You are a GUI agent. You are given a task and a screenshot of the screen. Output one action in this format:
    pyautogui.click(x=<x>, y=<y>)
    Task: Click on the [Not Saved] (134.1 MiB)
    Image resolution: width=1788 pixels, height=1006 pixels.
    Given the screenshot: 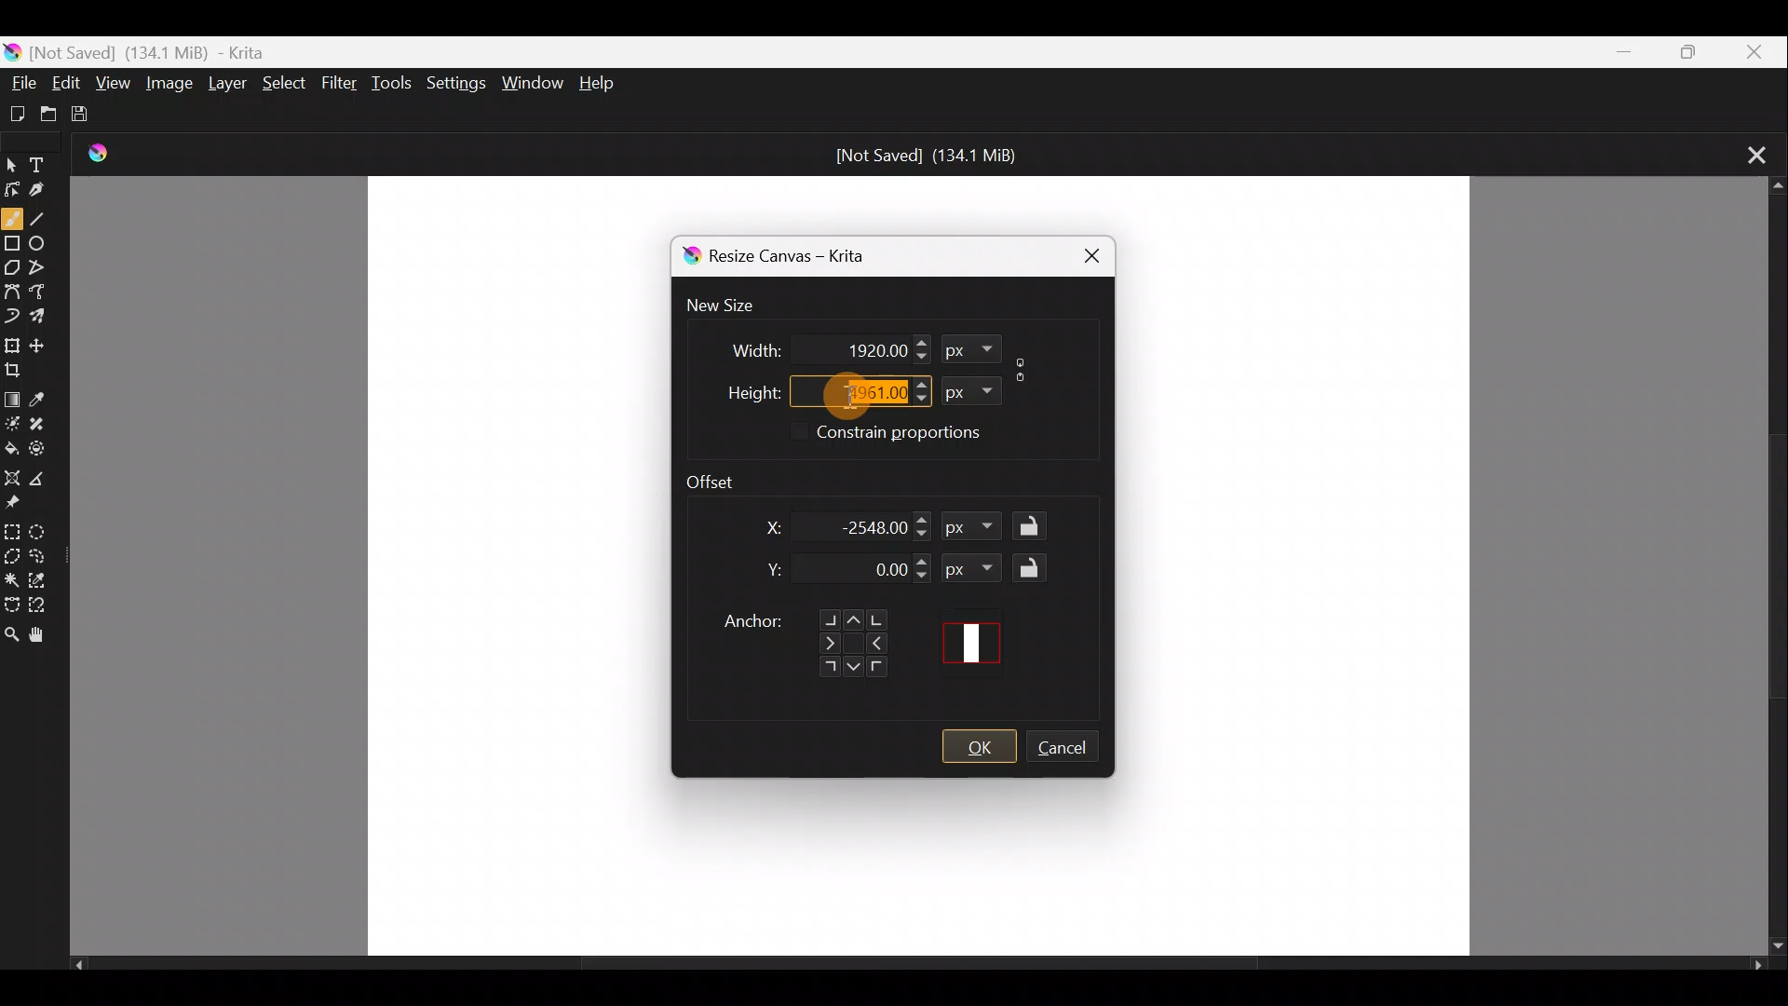 What is the action you would take?
    pyautogui.click(x=928, y=156)
    